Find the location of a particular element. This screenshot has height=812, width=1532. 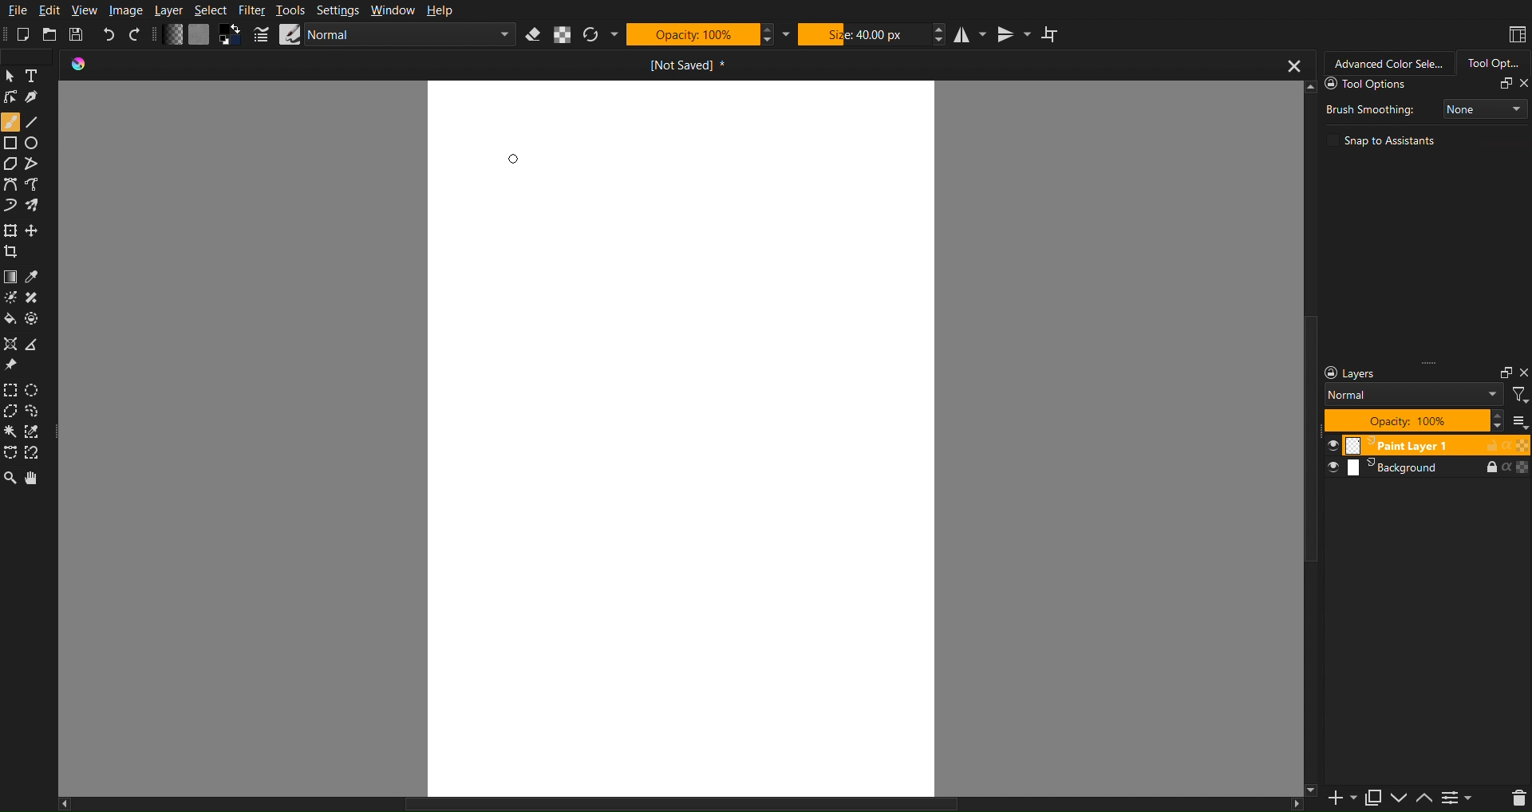

Layer 1 is located at coordinates (1425, 444).